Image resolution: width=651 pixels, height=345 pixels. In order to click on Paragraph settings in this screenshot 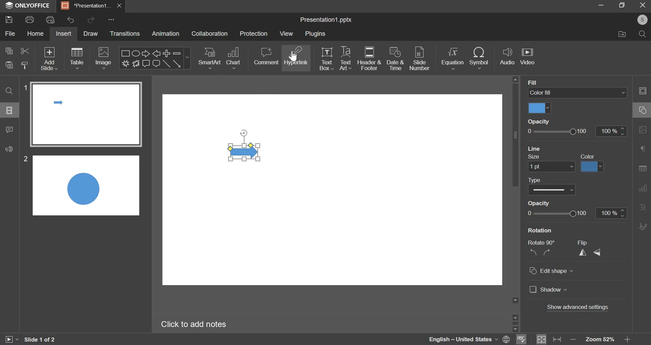, I will do `click(644, 149)`.